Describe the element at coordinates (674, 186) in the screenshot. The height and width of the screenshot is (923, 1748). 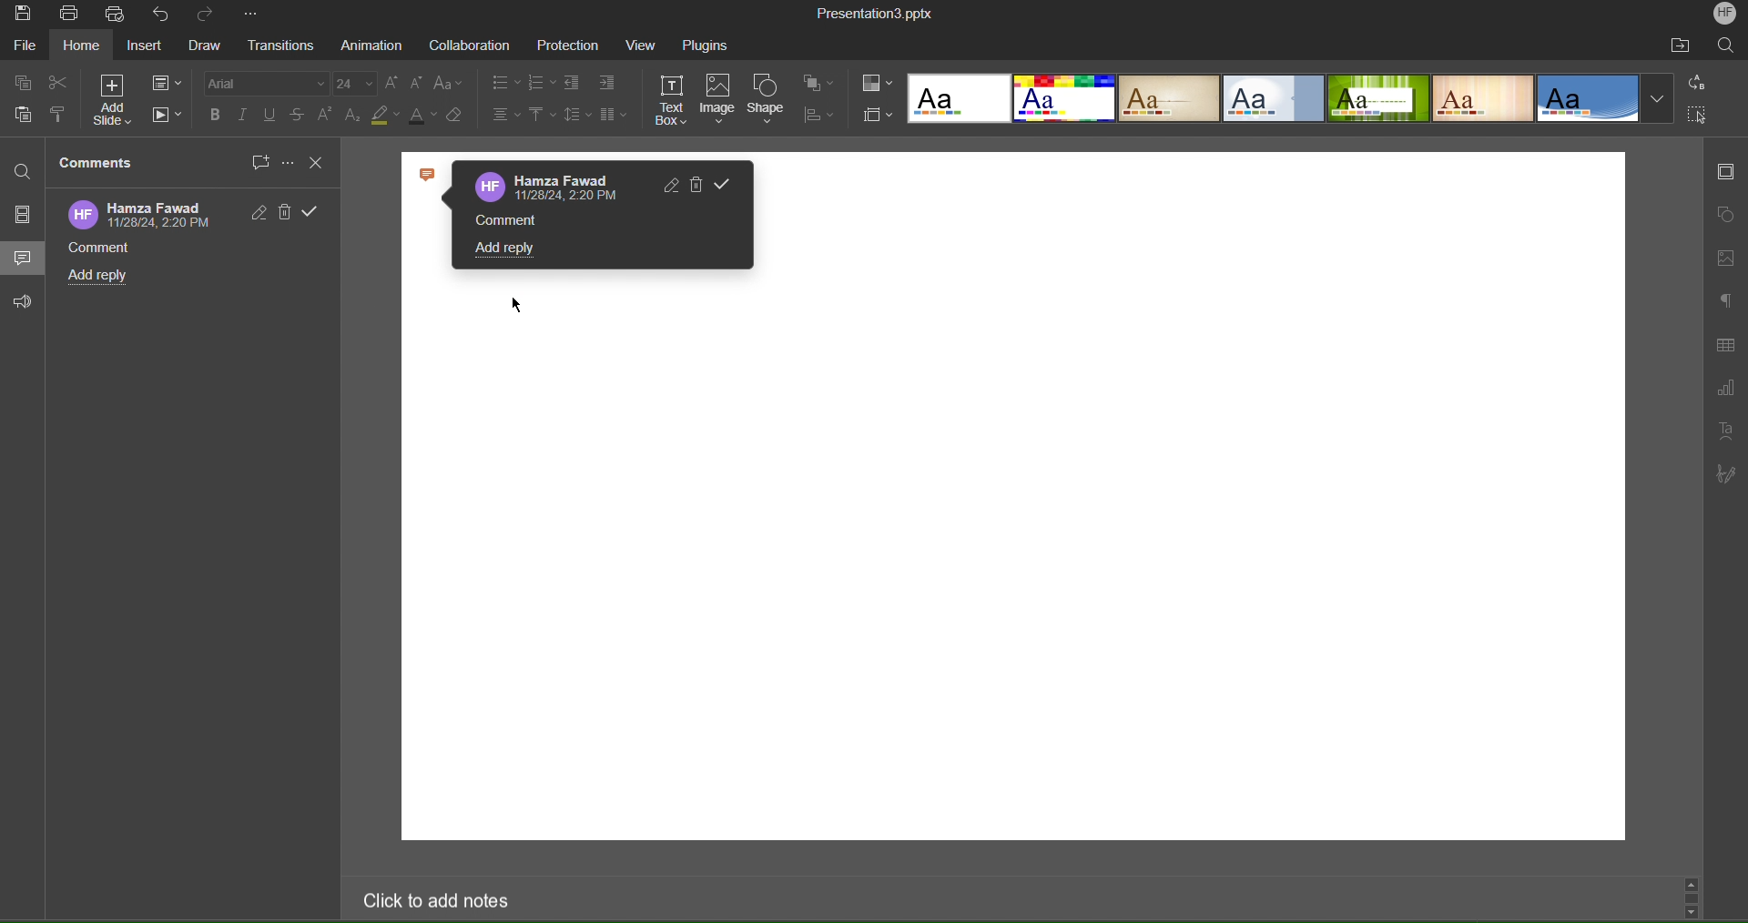
I see `Edit` at that location.